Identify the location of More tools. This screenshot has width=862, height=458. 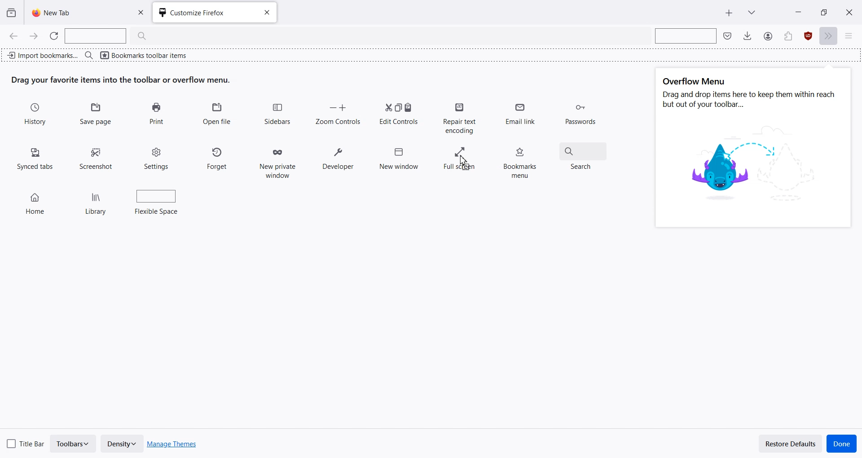
(830, 36).